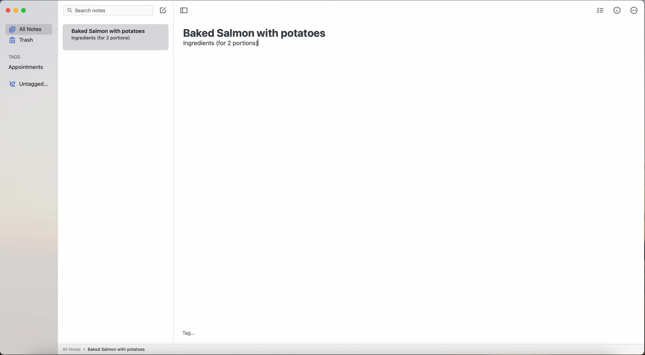  Describe the element at coordinates (25, 10) in the screenshot. I see `maximize` at that location.